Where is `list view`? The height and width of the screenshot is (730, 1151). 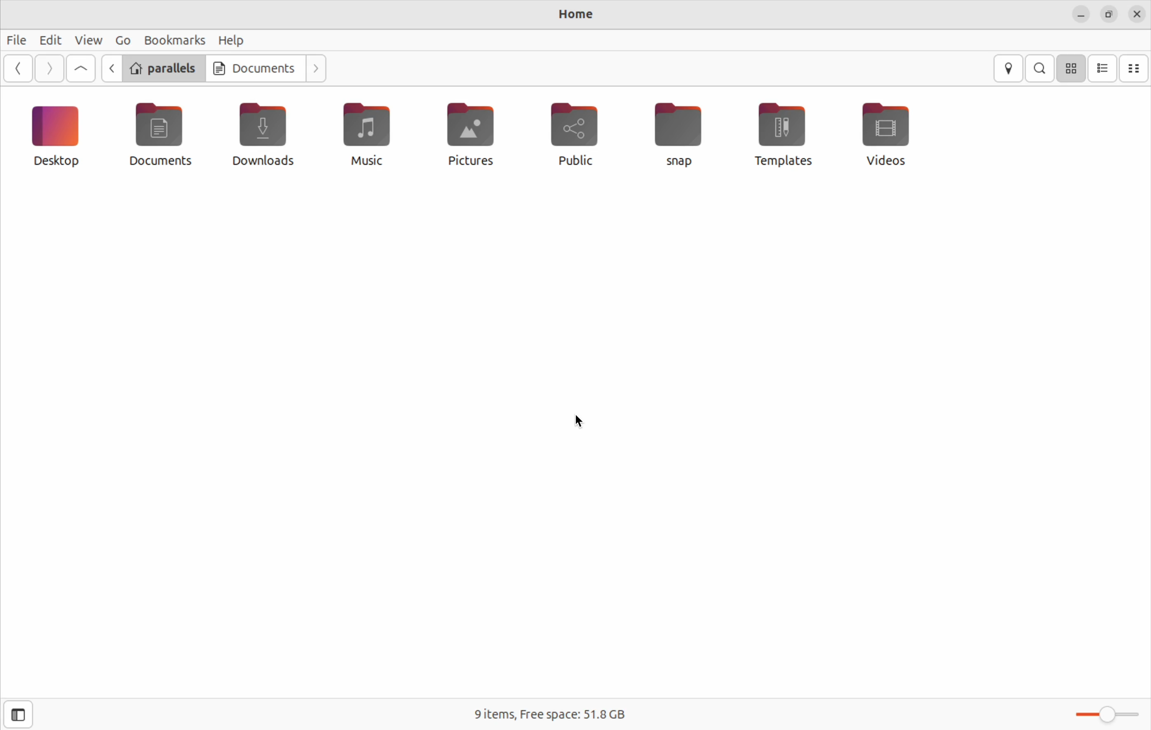 list view is located at coordinates (1104, 69).